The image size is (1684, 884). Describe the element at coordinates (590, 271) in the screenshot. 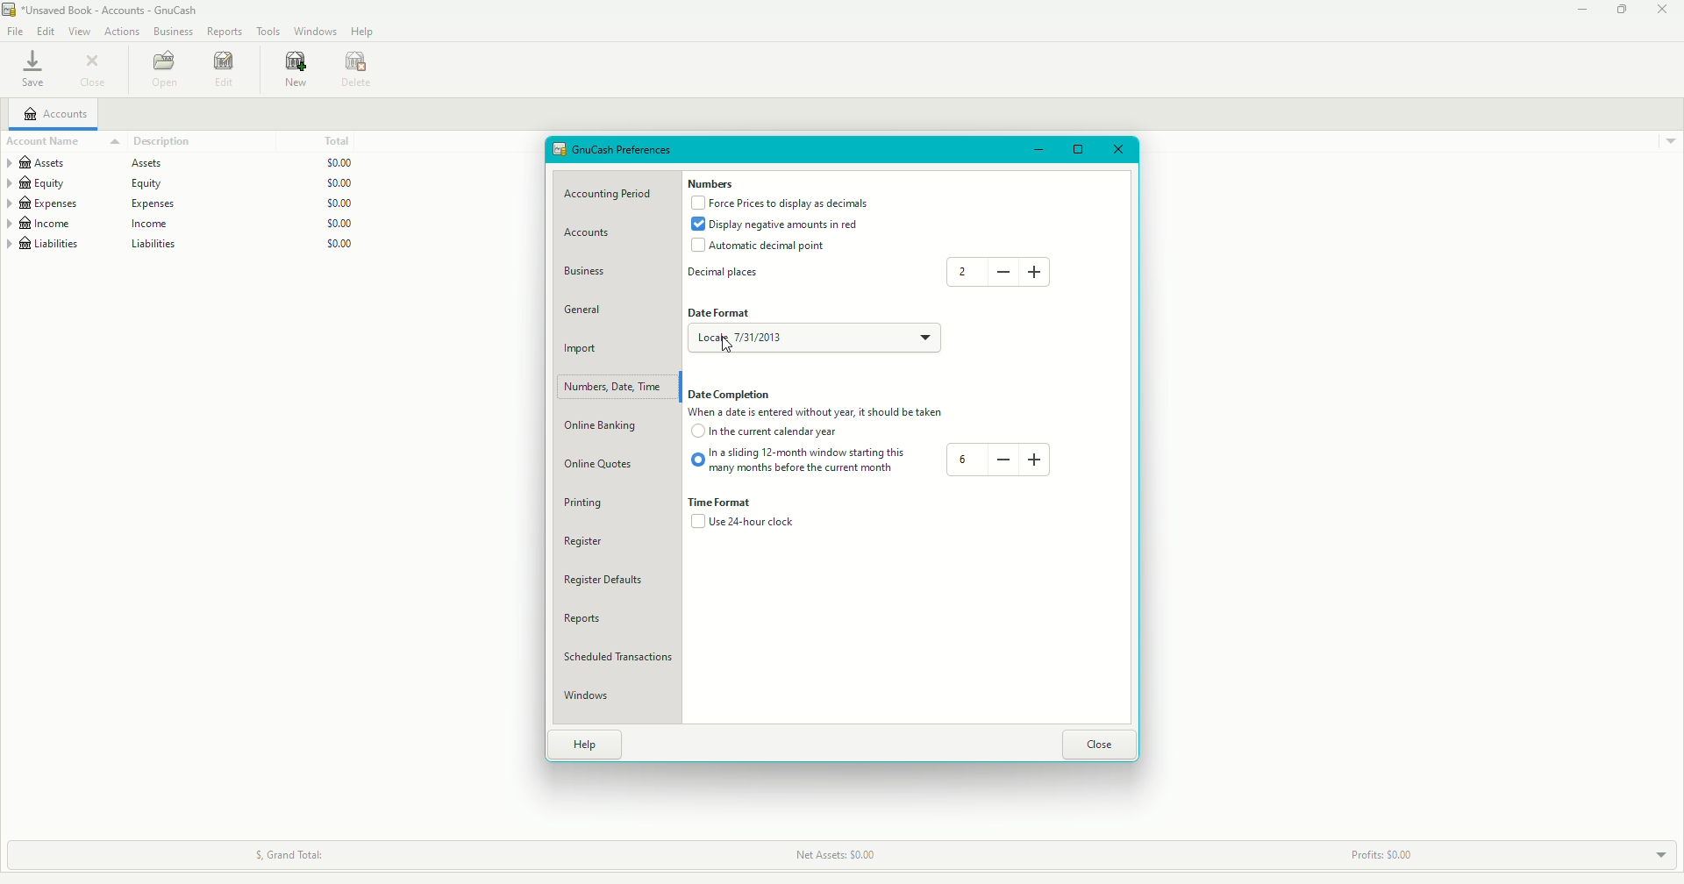

I see `Business` at that location.